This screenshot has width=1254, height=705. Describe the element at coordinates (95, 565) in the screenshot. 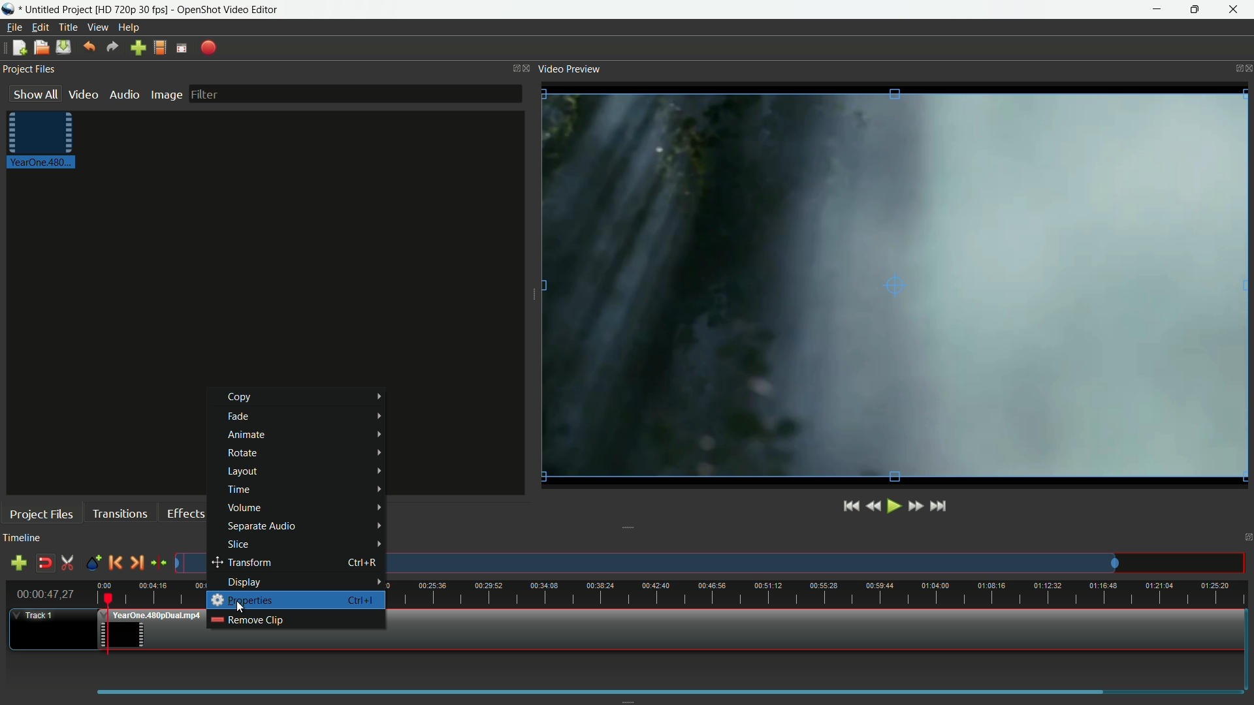

I see `create marker` at that location.